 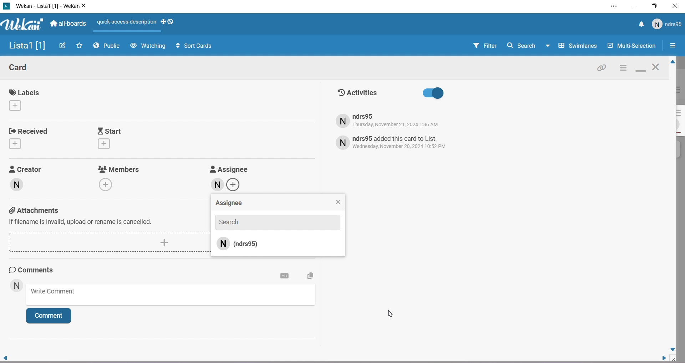 I want to click on Creator, so click(x=33, y=182).